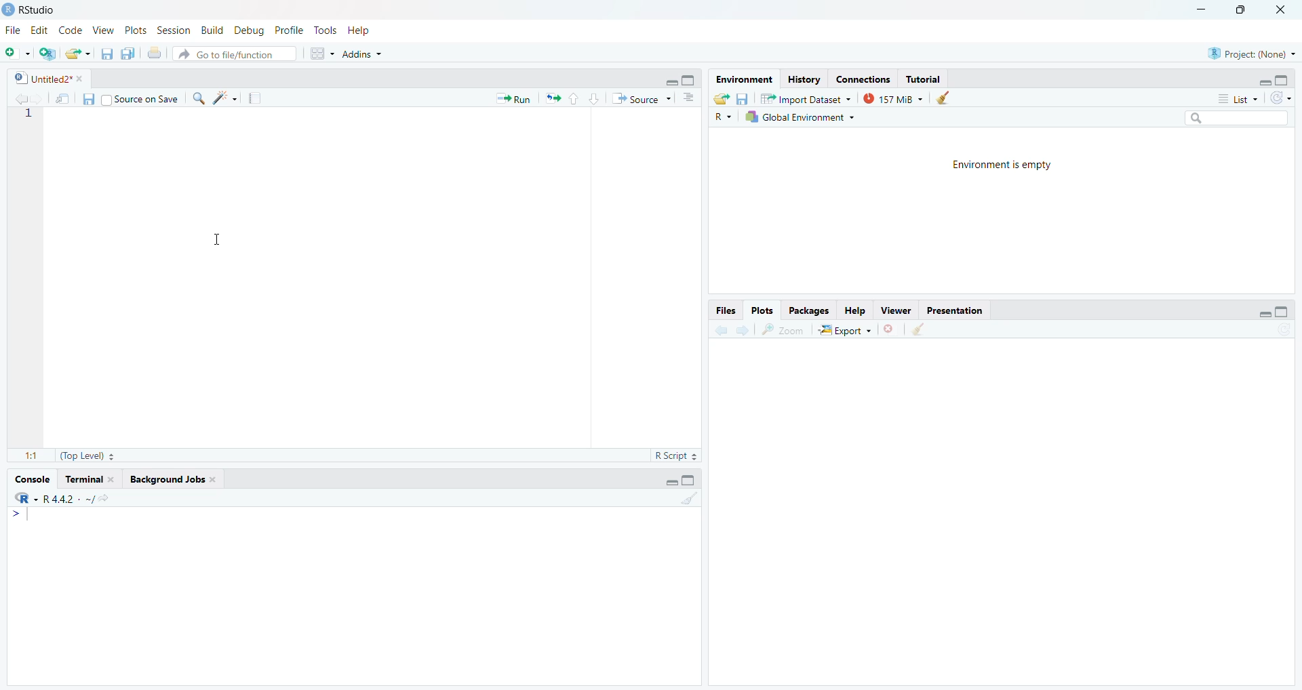 The image size is (1302, 690). Describe the element at coordinates (46, 54) in the screenshot. I see `create a project` at that location.